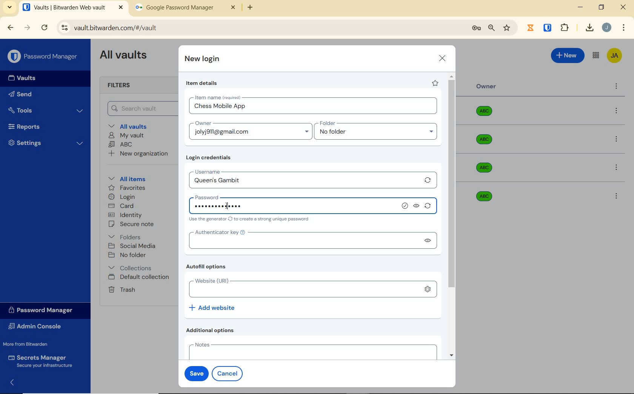 The image size is (634, 394). Describe the element at coordinates (131, 246) in the screenshot. I see `Social media` at that location.